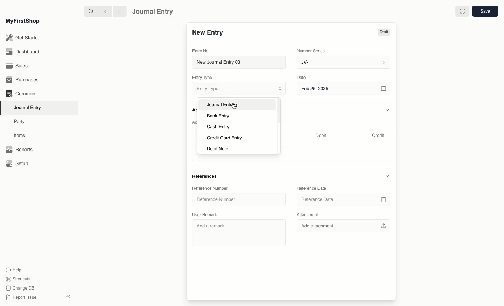  I want to click on New Entry, so click(208, 33).